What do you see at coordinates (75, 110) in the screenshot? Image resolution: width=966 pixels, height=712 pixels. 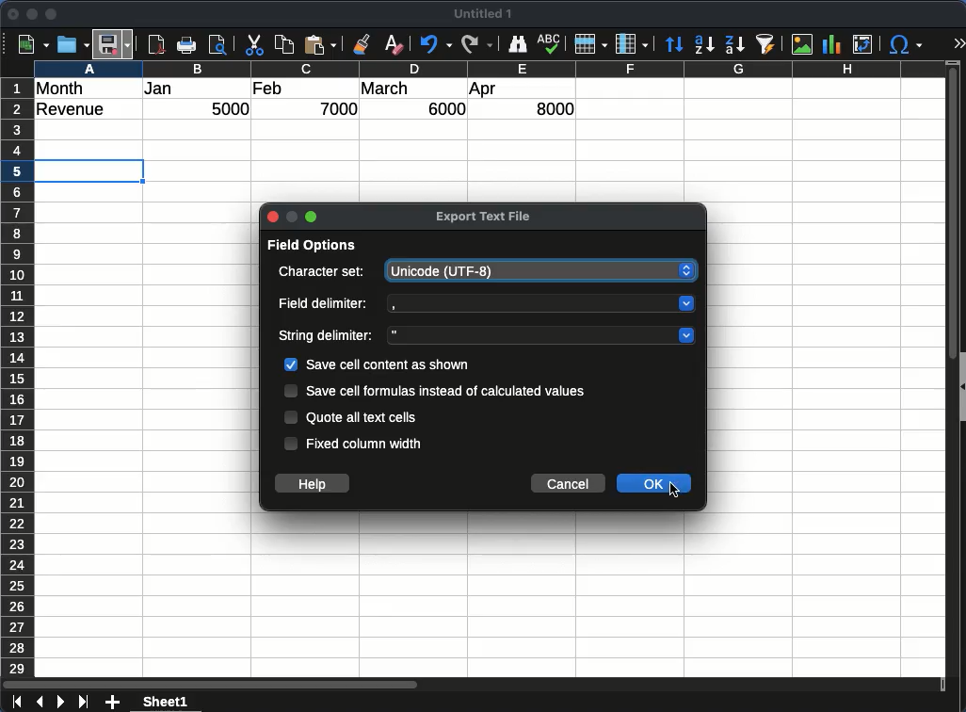 I see `revenue` at bounding box center [75, 110].